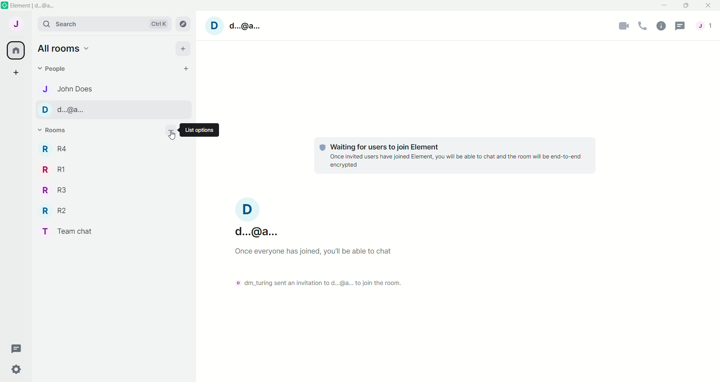 The image size is (720, 382). Describe the element at coordinates (186, 68) in the screenshot. I see `Start chat` at that location.